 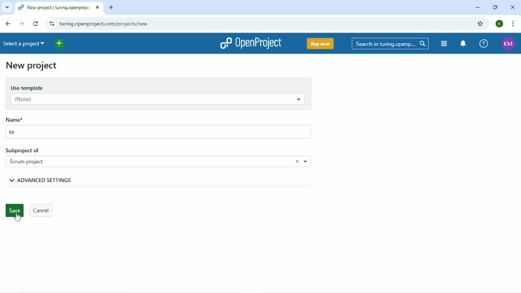 I want to click on Name*, so click(x=29, y=118).